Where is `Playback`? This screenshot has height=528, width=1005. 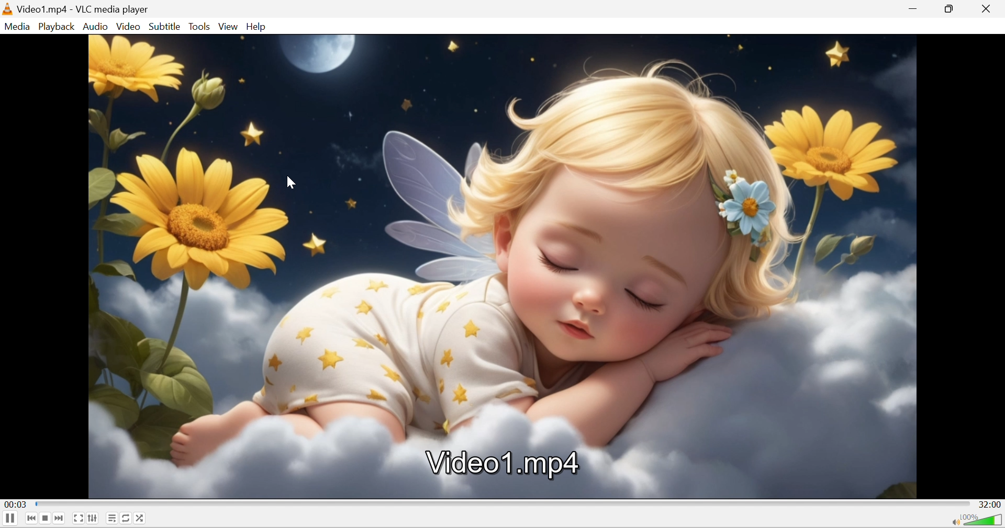
Playback is located at coordinates (59, 28).